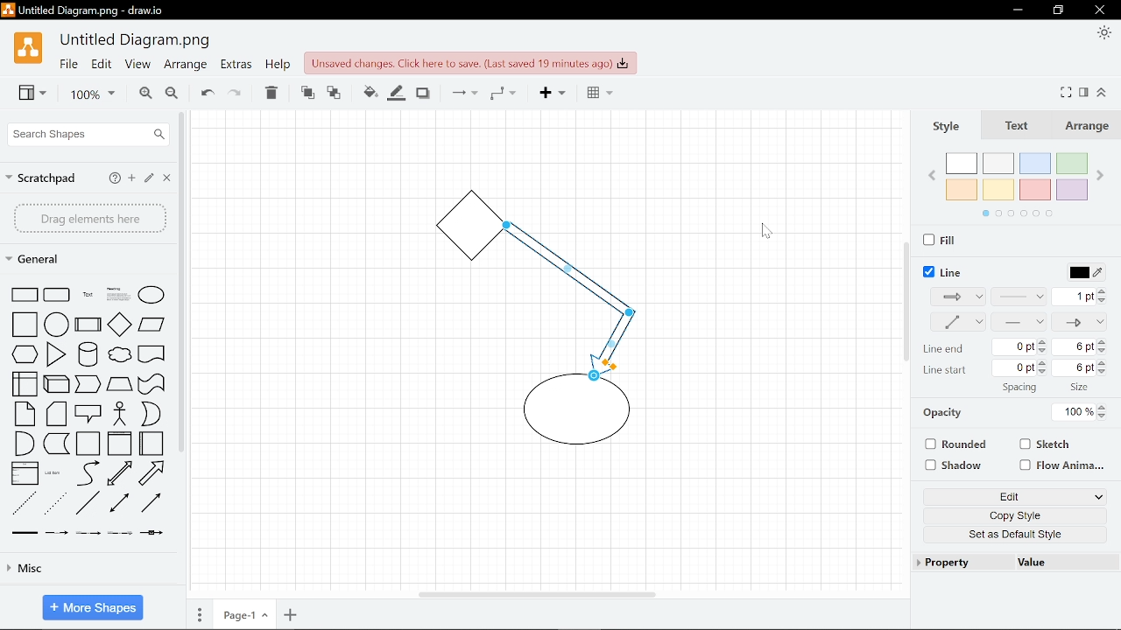 The height and width of the screenshot is (630, 1121). Describe the element at coordinates (137, 66) in the screenshot. I see `View` at that location.